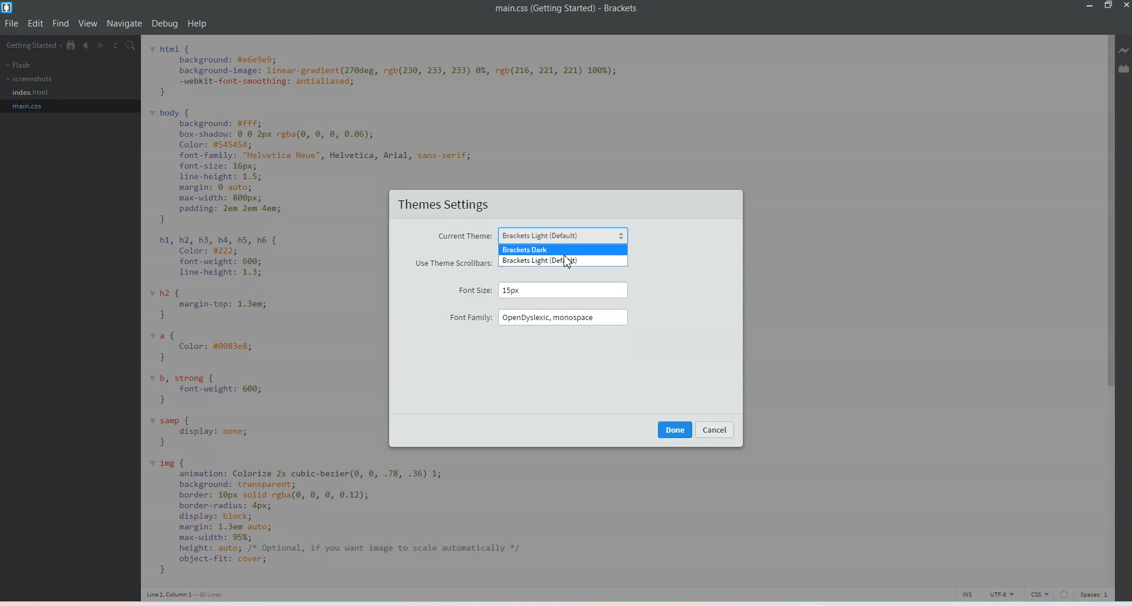 This screenshot has width=1132, height=606. I want to click on Maximize, so click(1109, 6).